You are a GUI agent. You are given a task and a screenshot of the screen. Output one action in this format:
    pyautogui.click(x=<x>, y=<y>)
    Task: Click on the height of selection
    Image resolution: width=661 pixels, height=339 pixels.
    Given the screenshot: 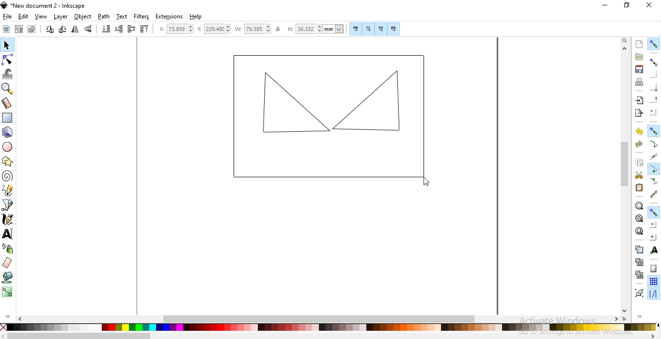 What is the action you would take?
    pyautogui.click(x=316, y=29)
    